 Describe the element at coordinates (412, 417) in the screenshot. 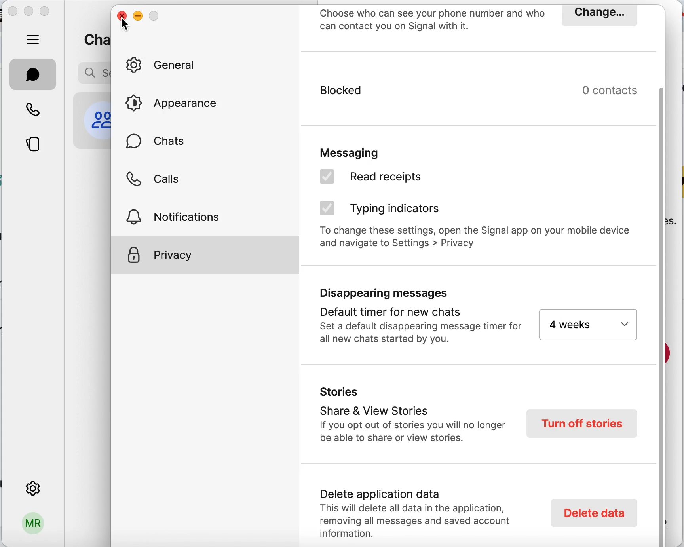

I see `share and view stories` at that location.